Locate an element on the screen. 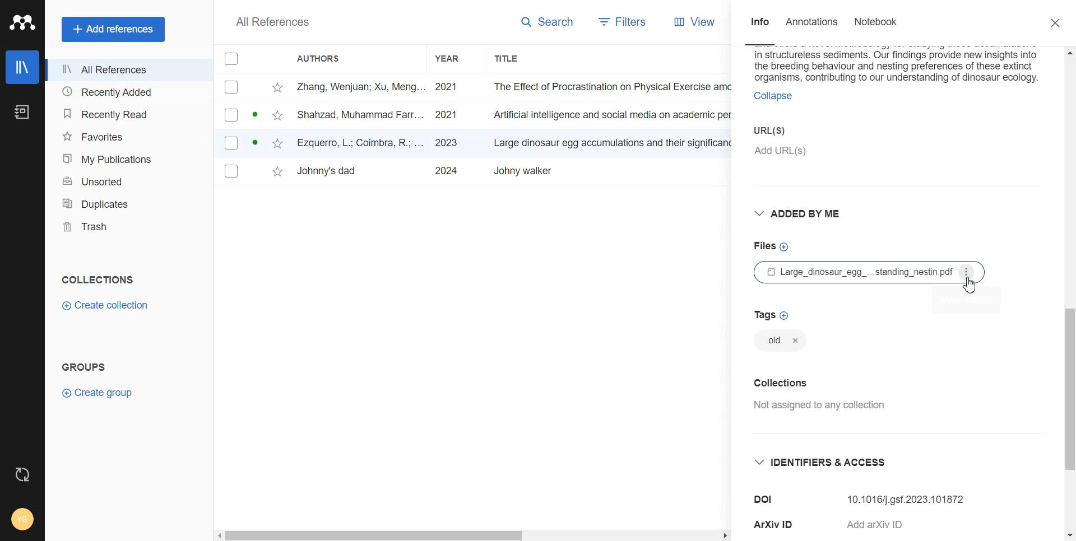  Scroll Right is located at coordinates (724, 537).